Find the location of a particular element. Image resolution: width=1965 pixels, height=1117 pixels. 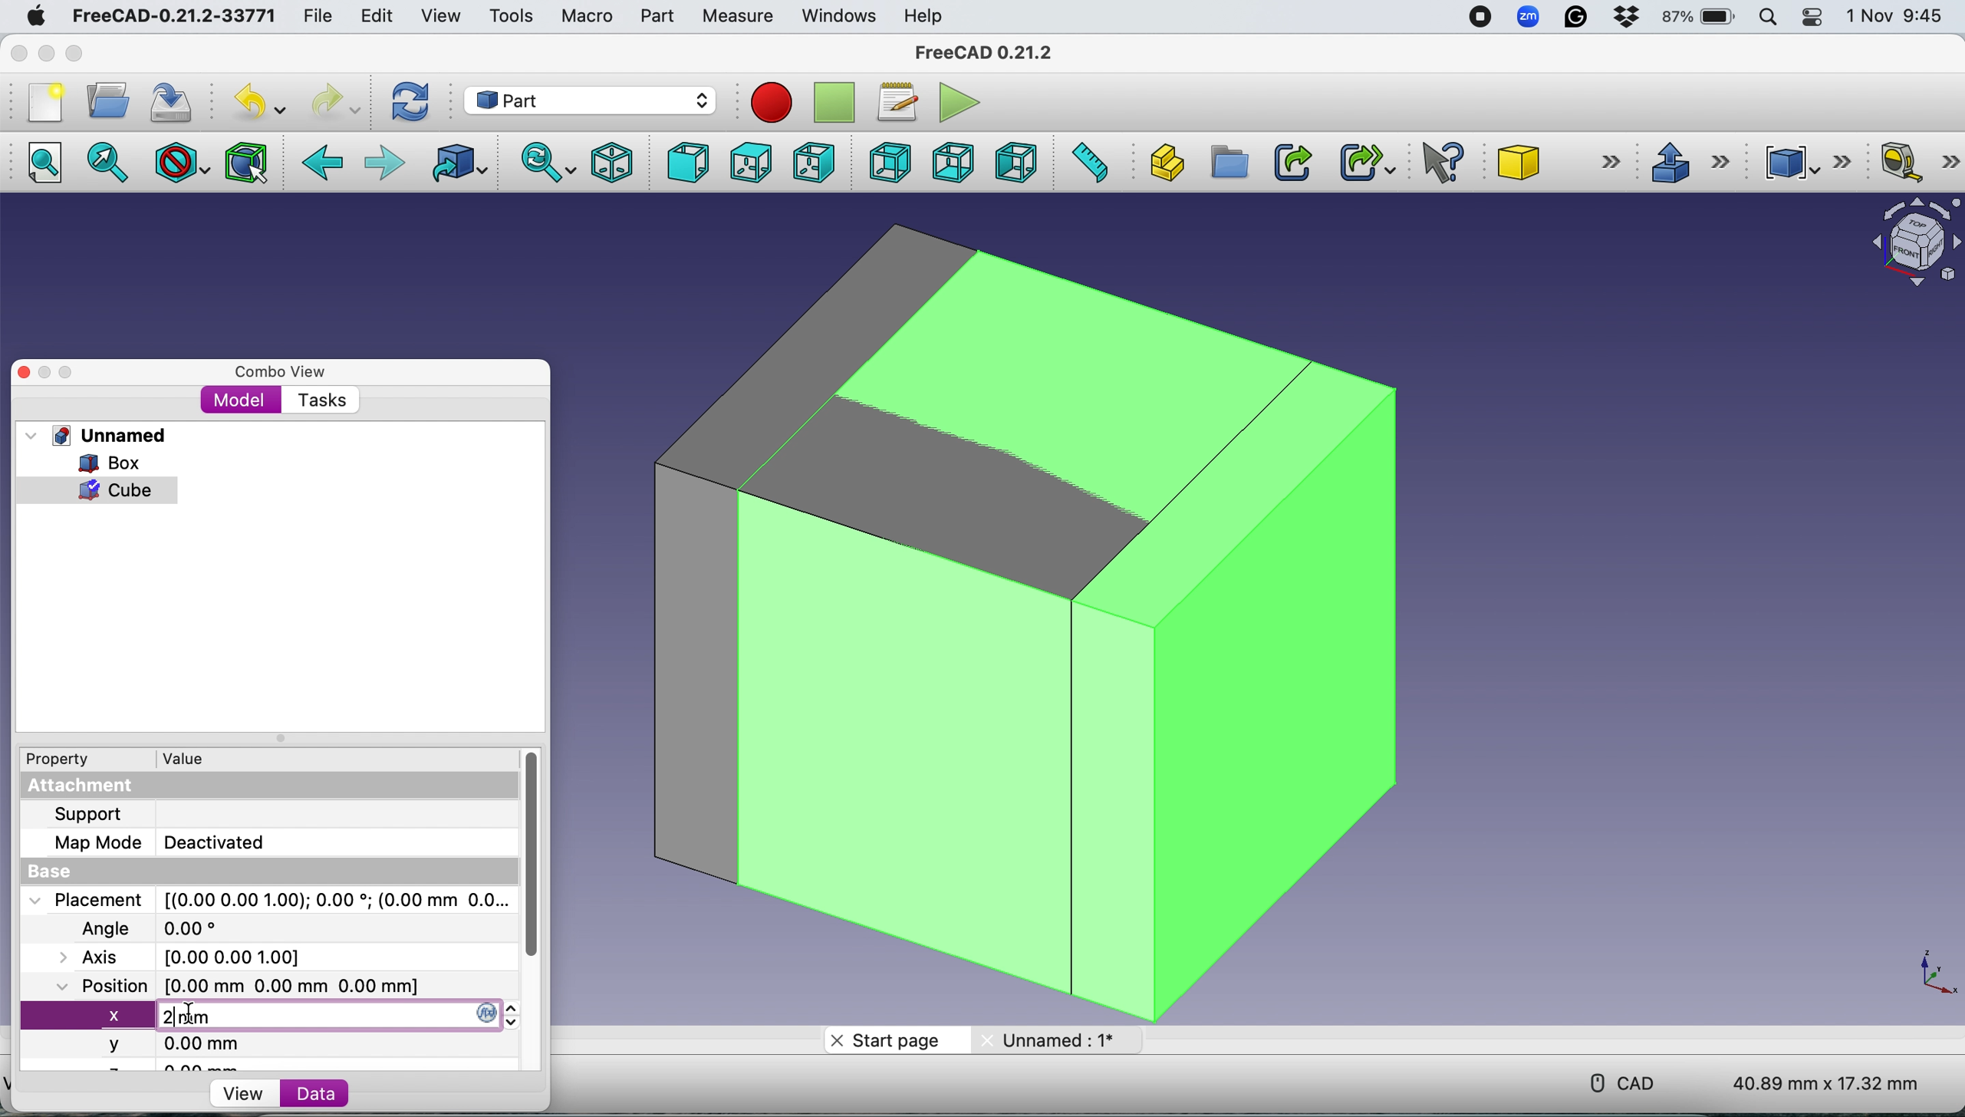

Help is located at coordinates (924, 15).